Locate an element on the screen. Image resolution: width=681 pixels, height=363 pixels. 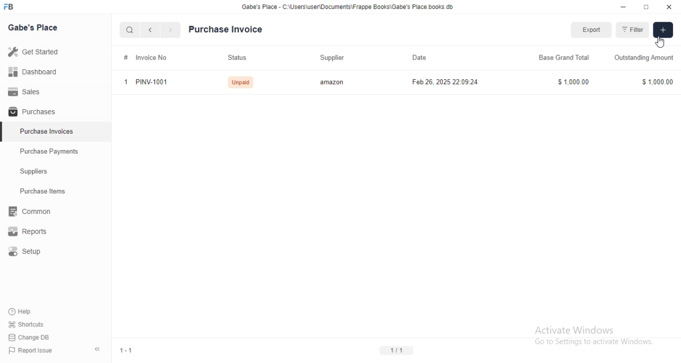
$1,000.00 is located at coordinates (657, 82).